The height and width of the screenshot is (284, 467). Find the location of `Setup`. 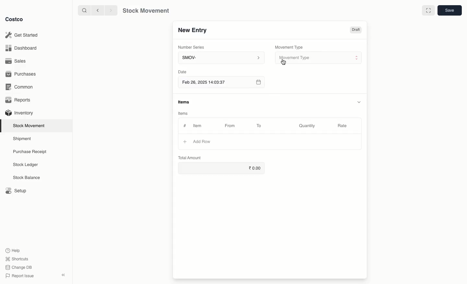

Setup is located at coordinates (15, 190).